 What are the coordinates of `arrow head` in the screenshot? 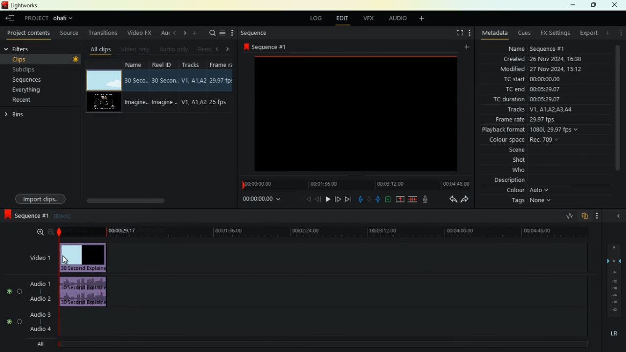 It's located at (618, 216).